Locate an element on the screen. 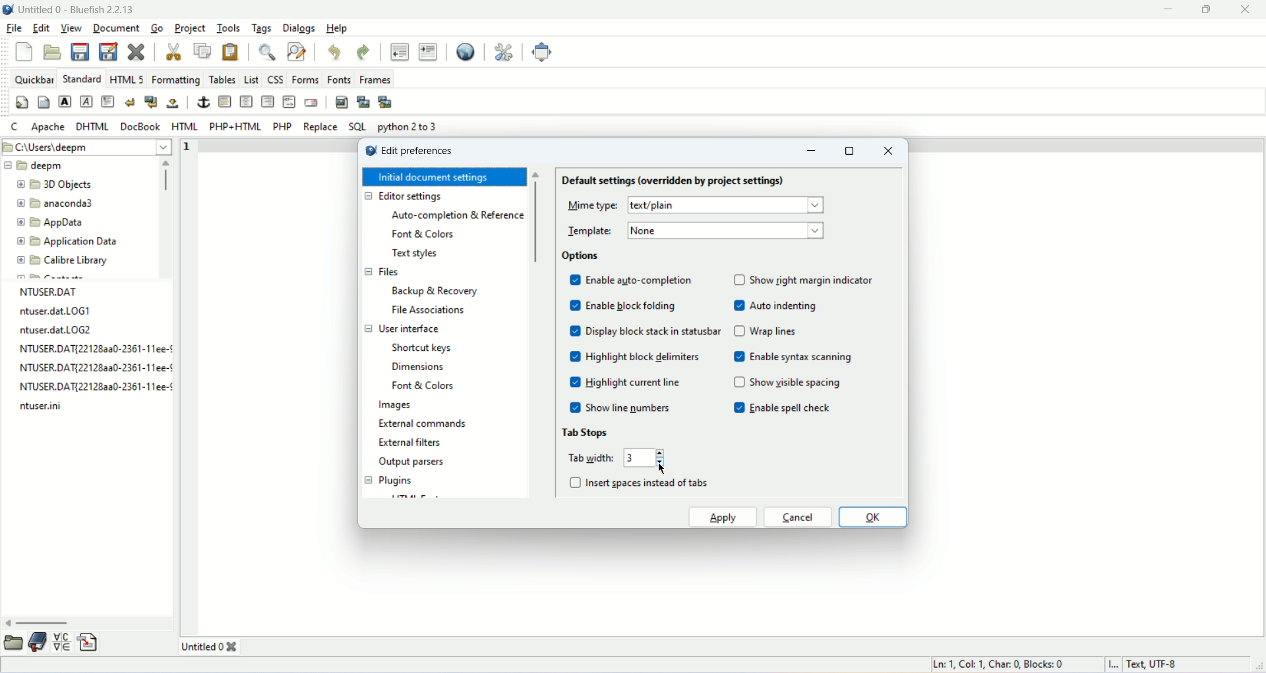  dimensions is located at coordinates (418, 366).